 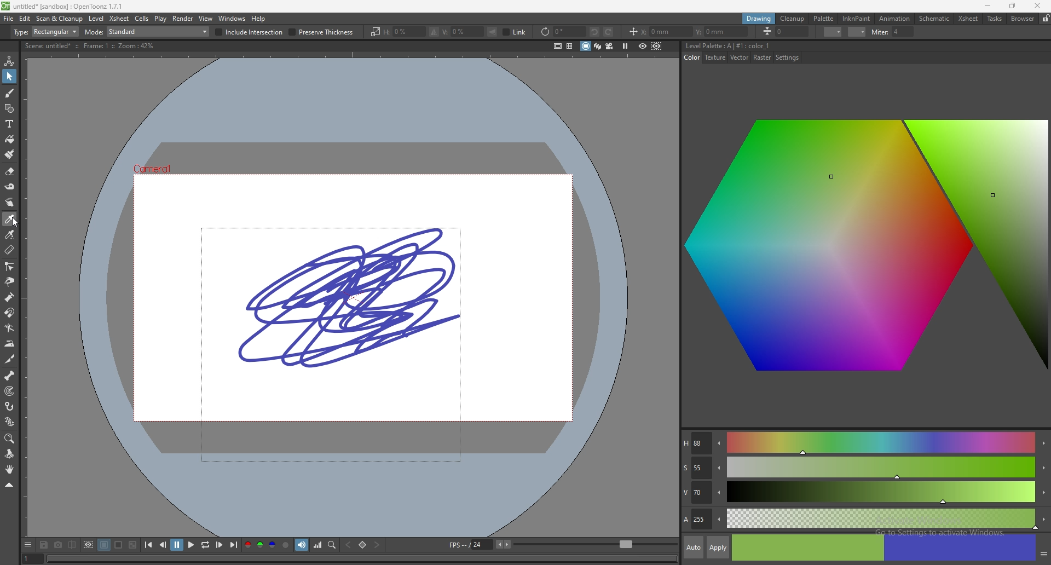 I want to click on field guide, so click(x=570, y=46).